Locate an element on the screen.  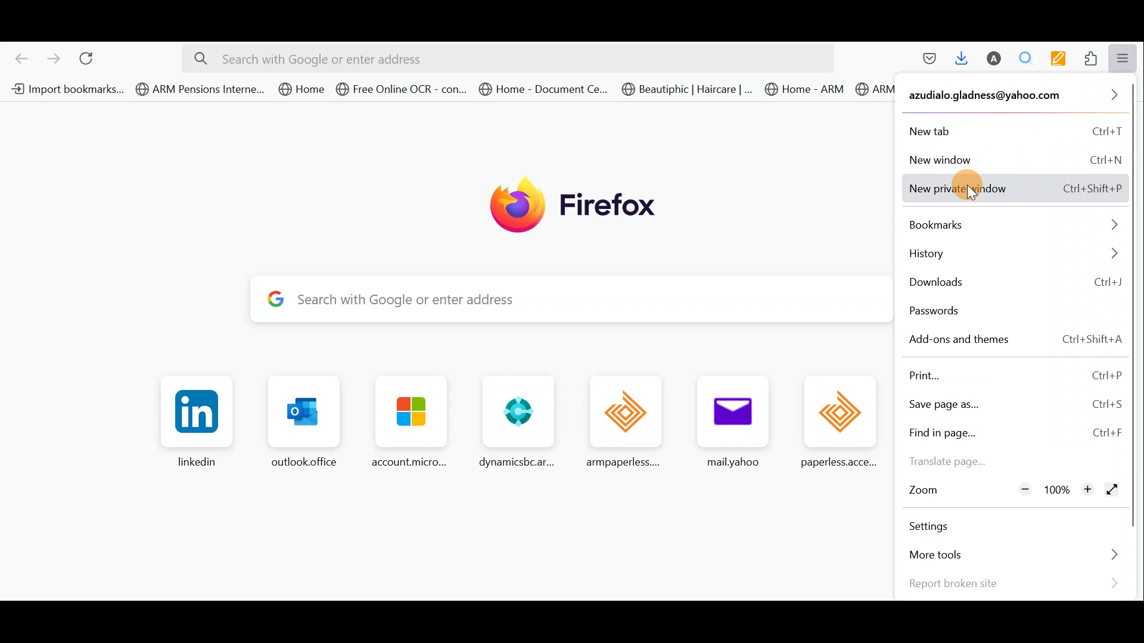
google logo is located at coordinates (272, 301).